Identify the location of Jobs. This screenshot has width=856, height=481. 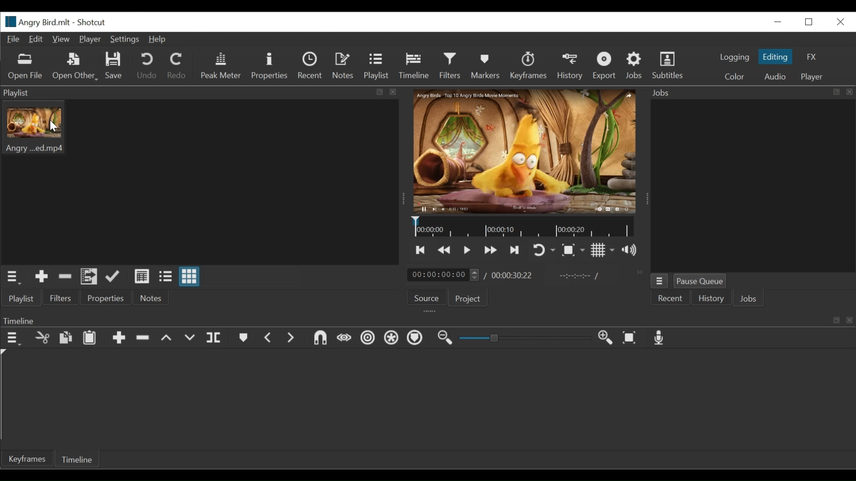
(750, 300).